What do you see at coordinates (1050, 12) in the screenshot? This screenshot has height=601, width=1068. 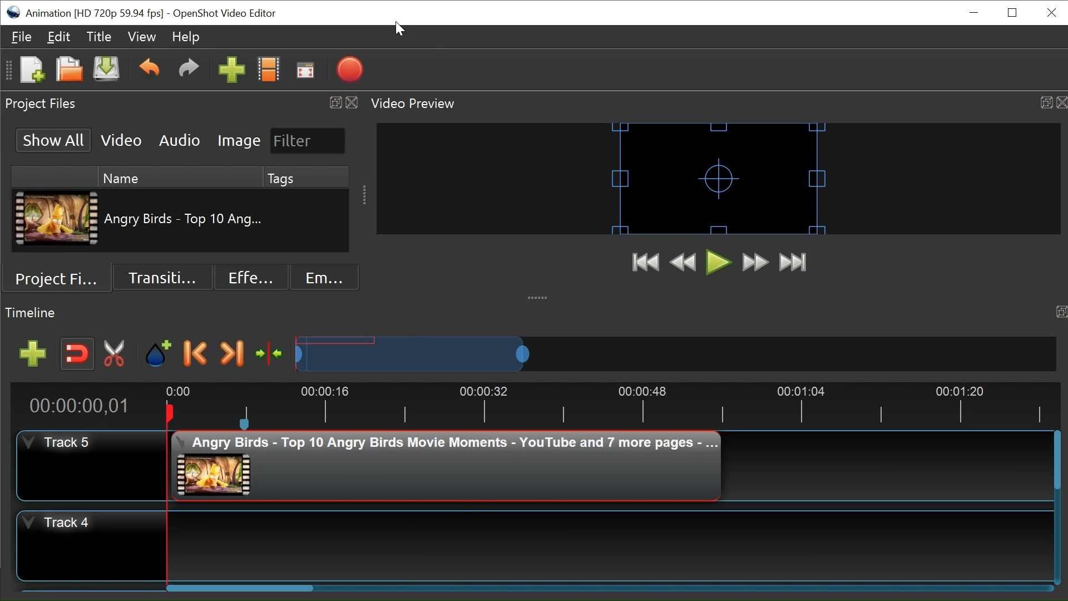 I see `Close` at bounding box center [1050, 12].